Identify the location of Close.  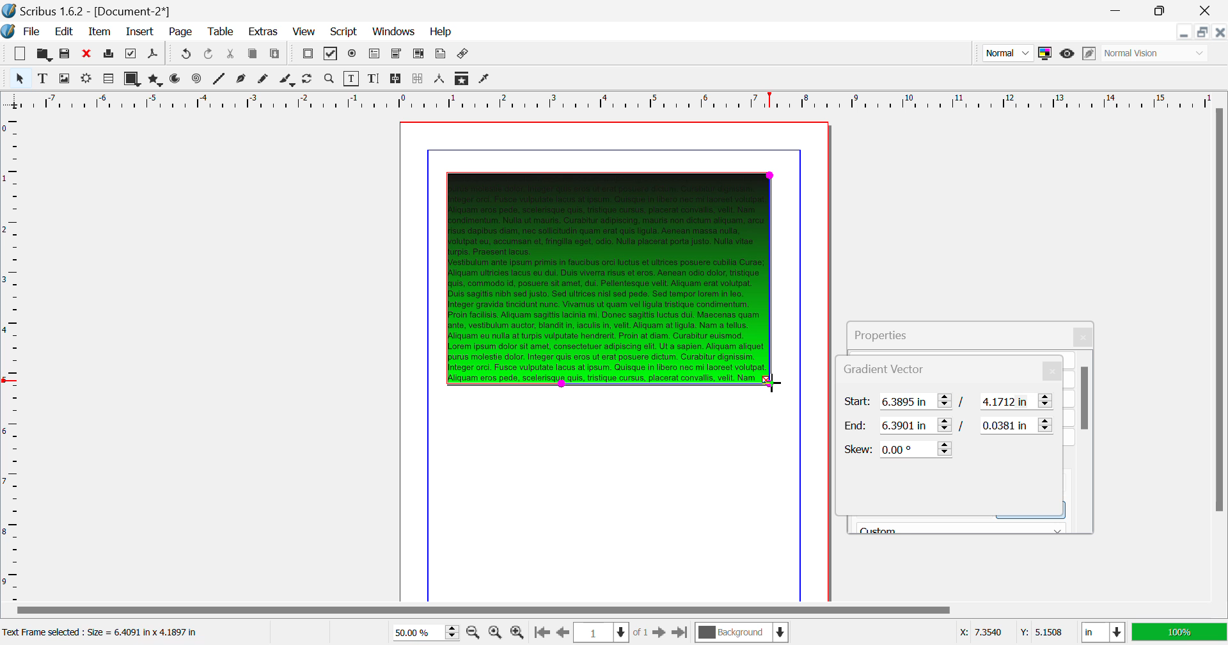
(1054, 371).